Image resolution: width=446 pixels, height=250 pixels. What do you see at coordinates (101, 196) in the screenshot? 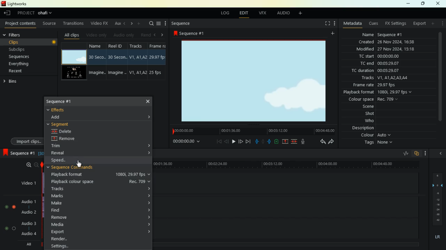
I see `marks` at bounding box center [101, 196].